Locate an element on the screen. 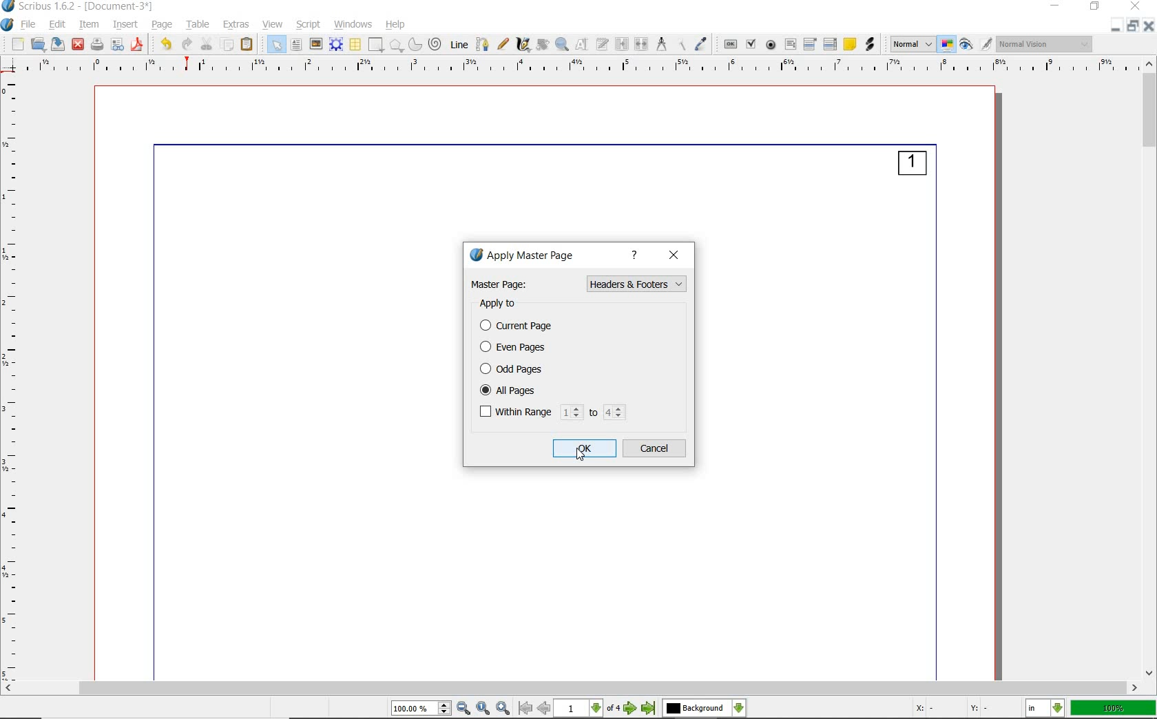 This screenshot has height=719, width=1157. Cursor is located at coordinates (580, 456).